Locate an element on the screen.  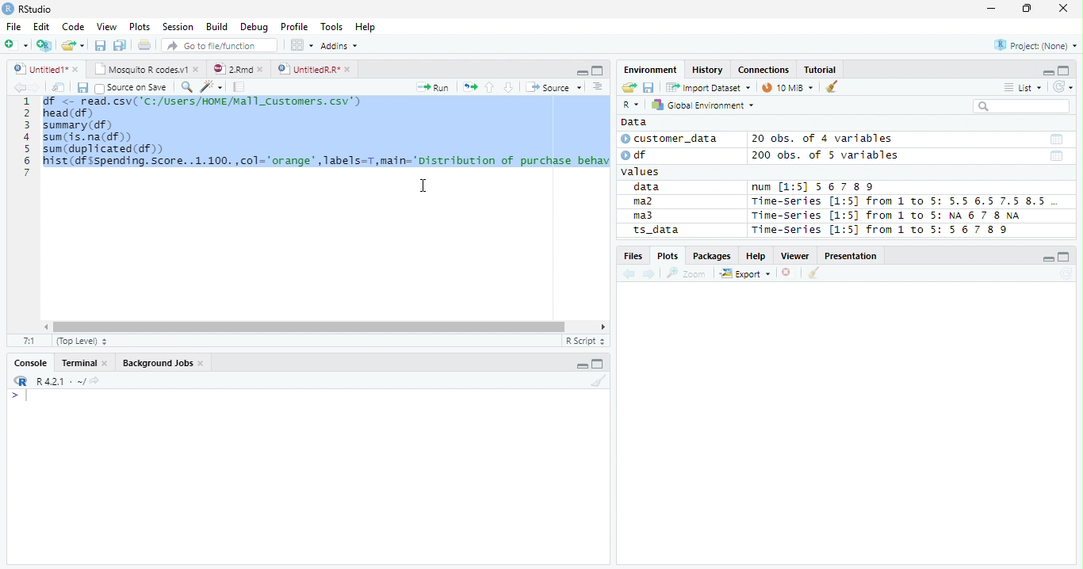
New File is located at coordinates (17, 44).